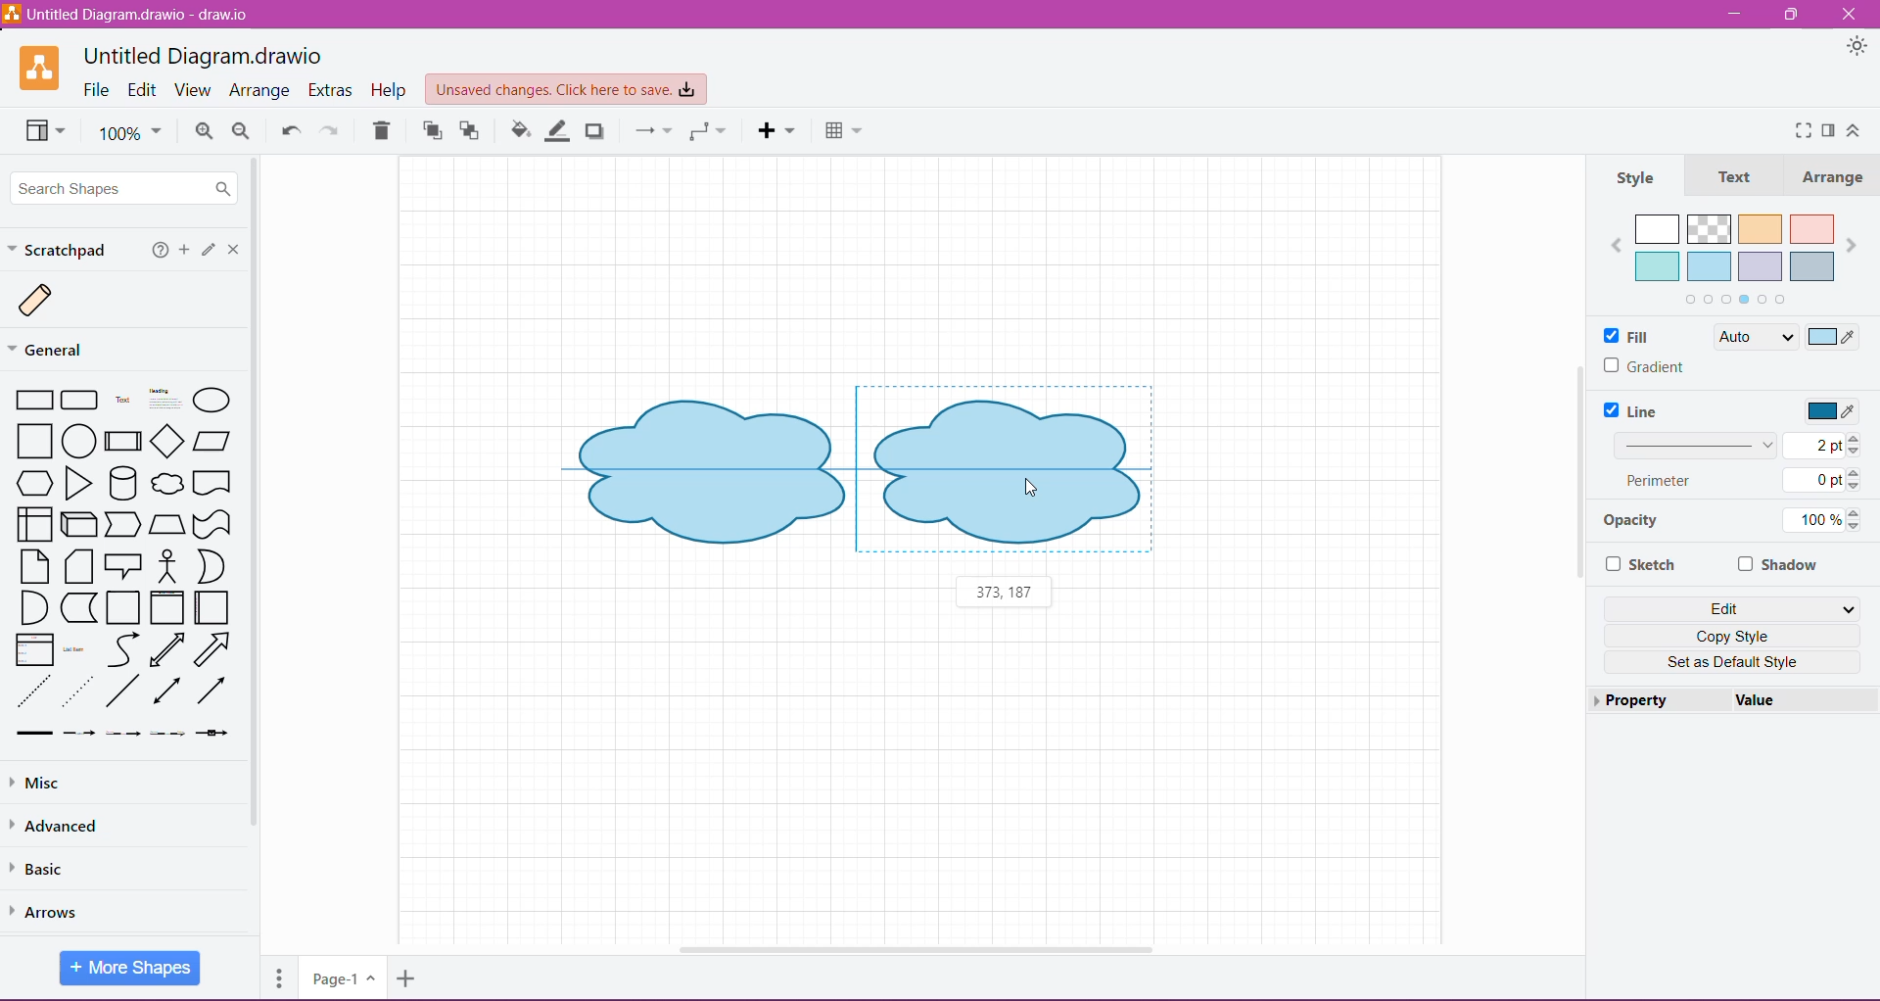  Describe the element at coordinates (1634, 411) in the screenshot. I see `Line ` at that location.